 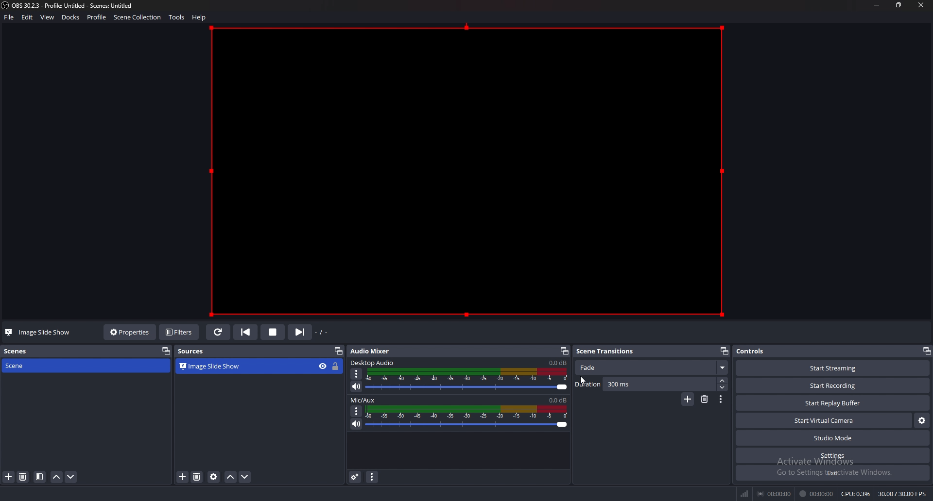 I want to click on scene collection, so click(x=139, y=17).